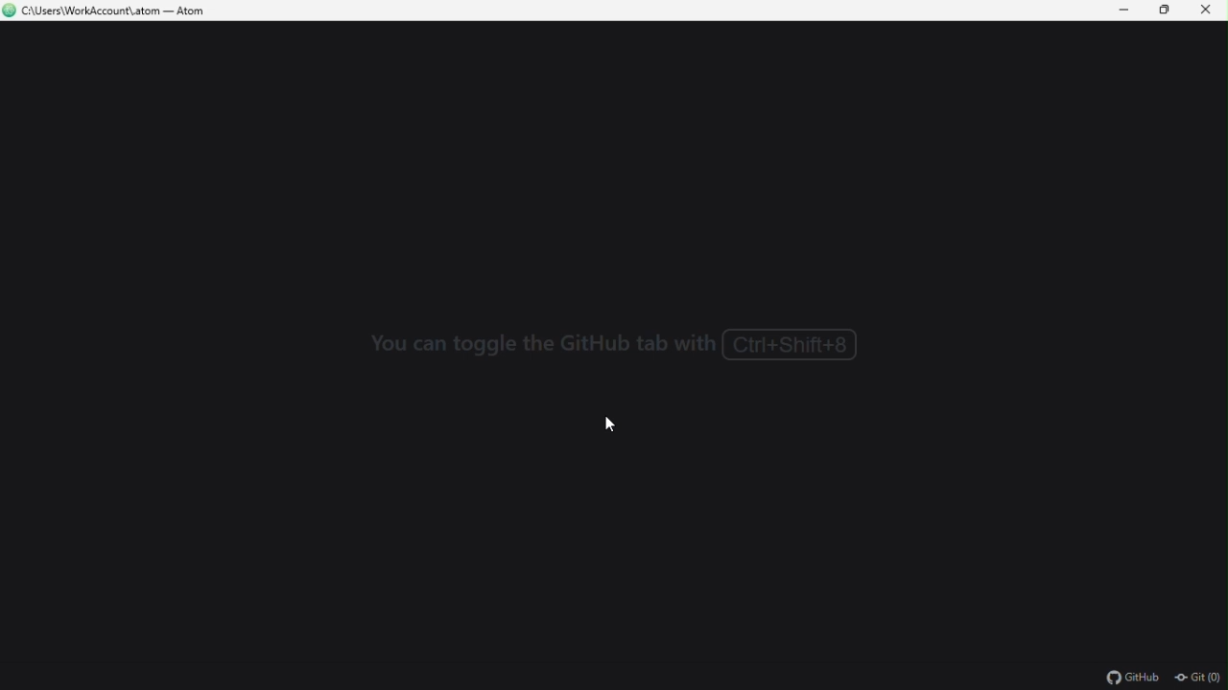 Image resolution: width=1228 pixels, height=690 pixels. I want to click on minimize, so click(1128, 11).